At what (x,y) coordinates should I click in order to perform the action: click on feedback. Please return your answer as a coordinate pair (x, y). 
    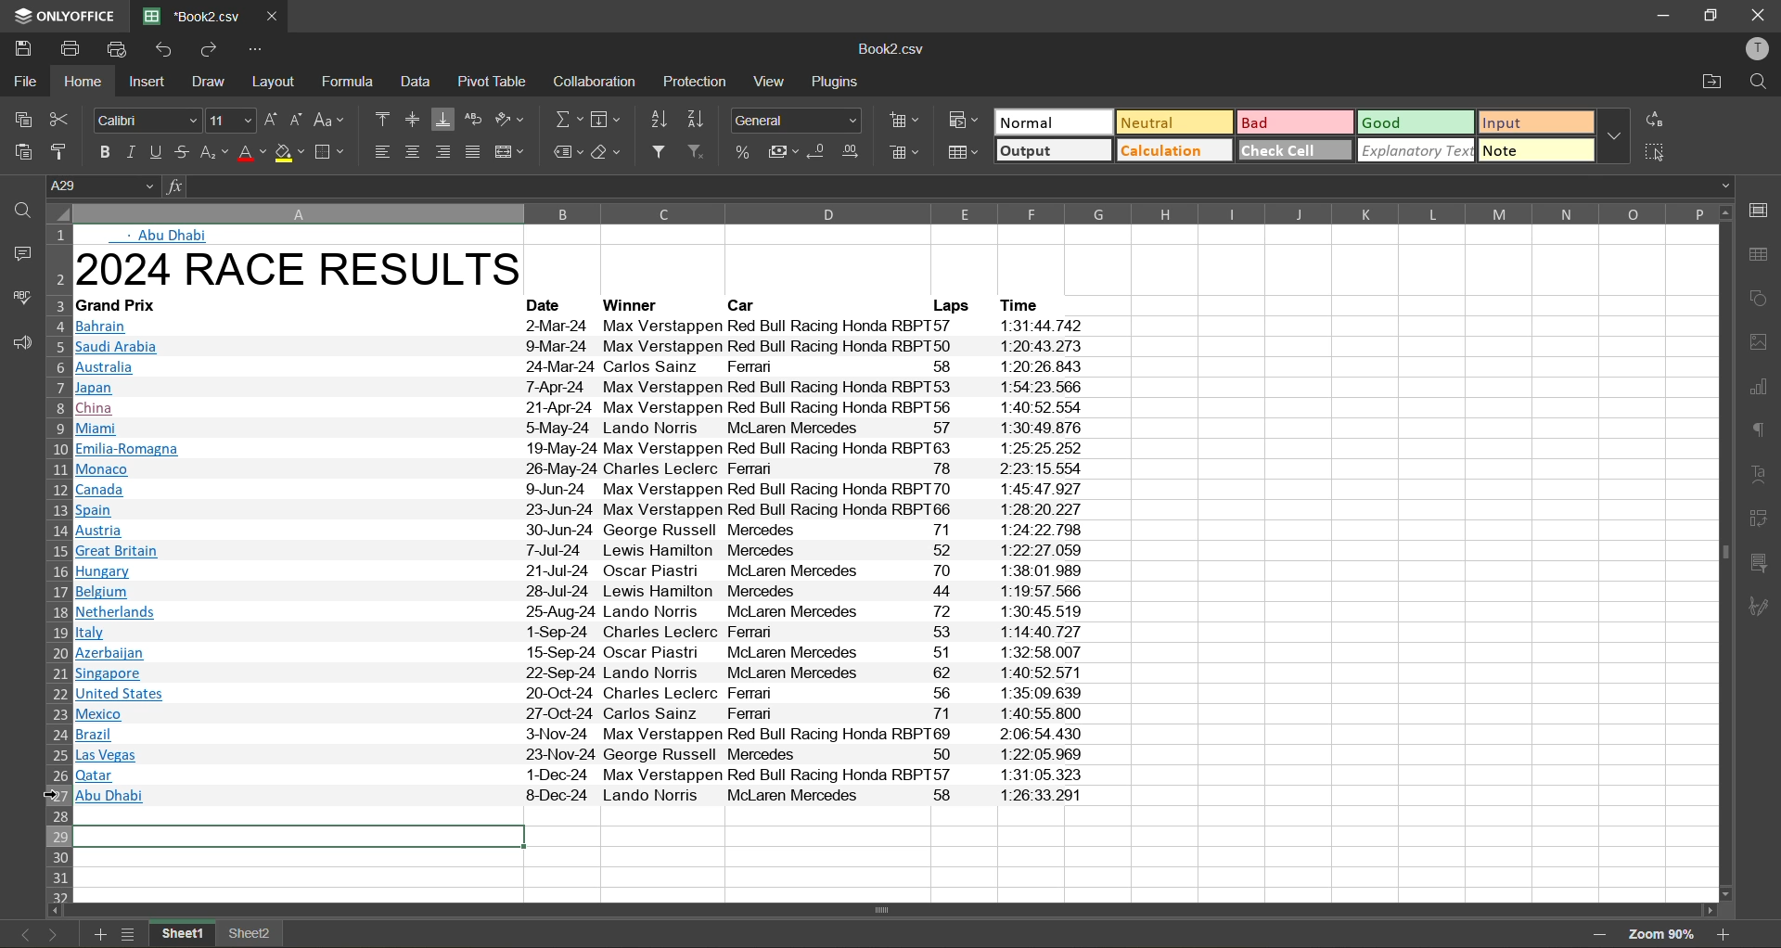
    Looking at the image, I should click on (19, 346).